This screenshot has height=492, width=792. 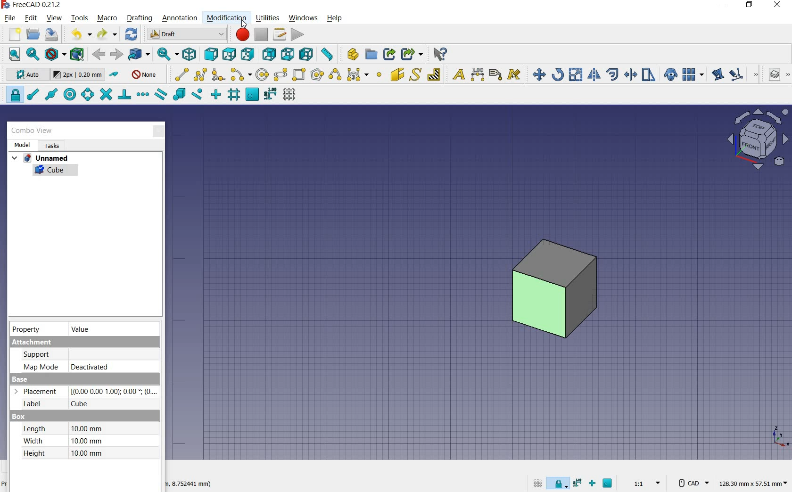 I want to click on offset, so click(x=613, y=74).